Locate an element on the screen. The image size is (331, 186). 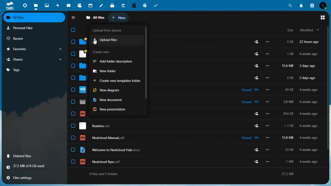
New document is located at coordinates (115, 100).